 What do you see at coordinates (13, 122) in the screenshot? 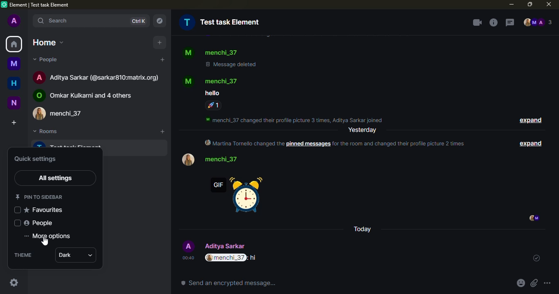
I see `create a space` at bounding box center [13, 122].